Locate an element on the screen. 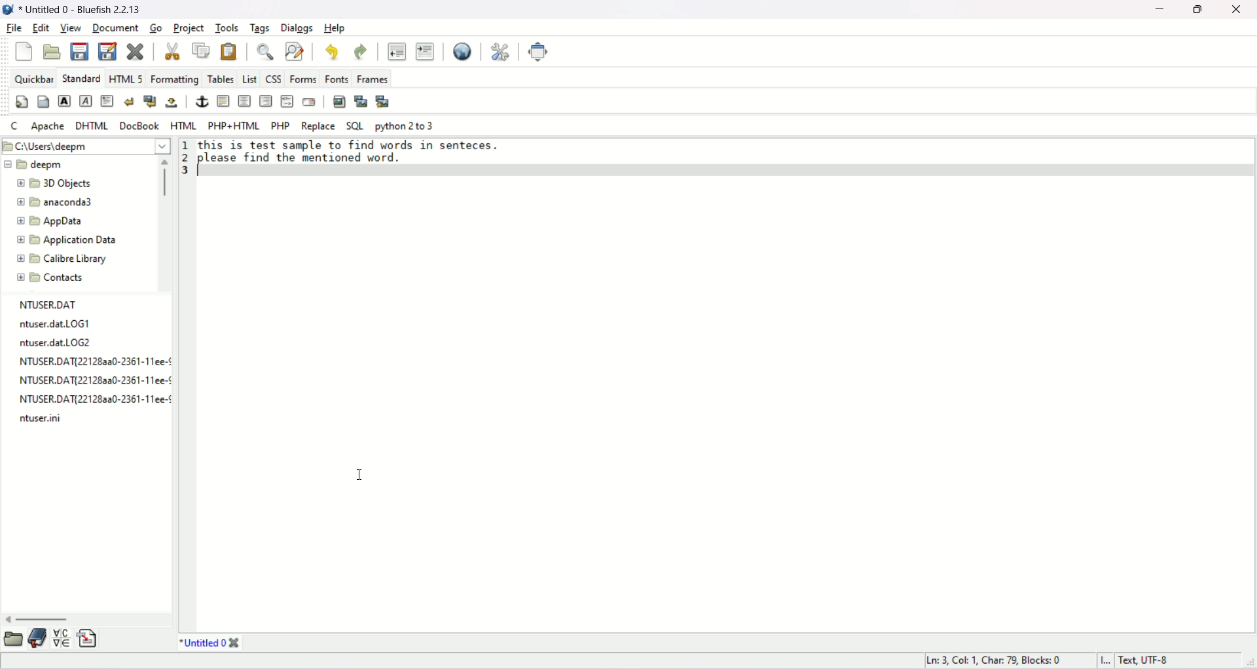  docbook is located at coordinates (140, 126).